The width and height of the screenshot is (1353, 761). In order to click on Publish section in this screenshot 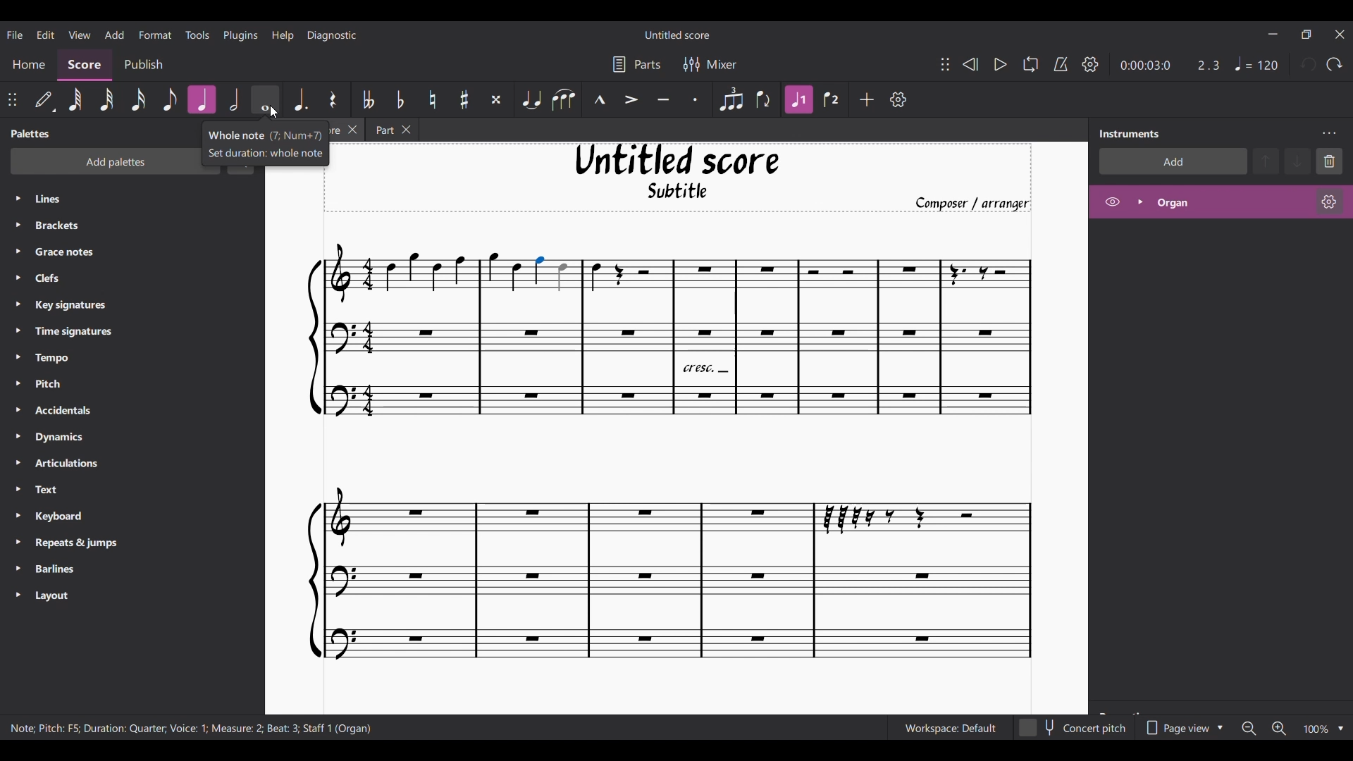, I will do `click(143, 66)`.